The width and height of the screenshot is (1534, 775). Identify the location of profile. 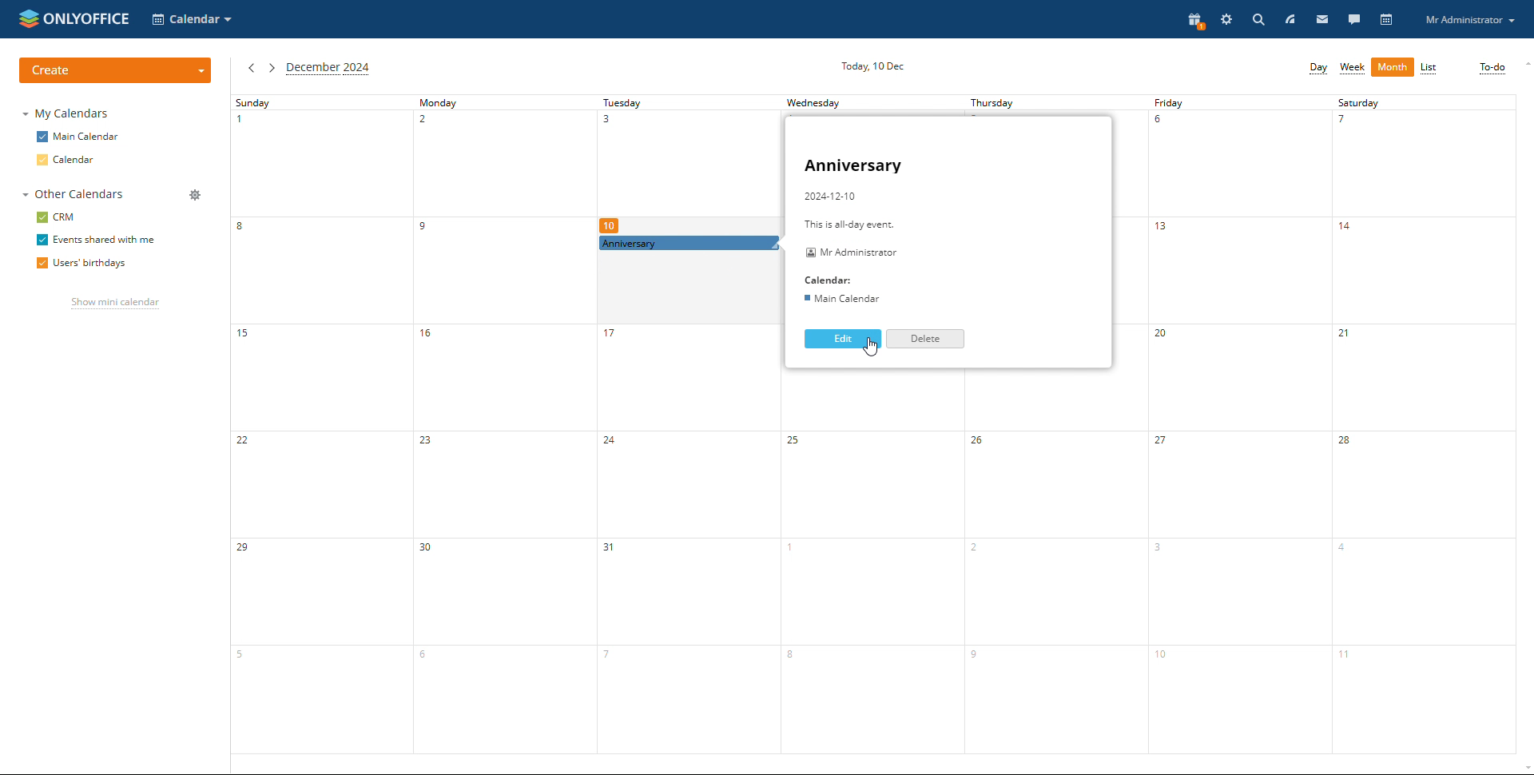
(1469, 19).